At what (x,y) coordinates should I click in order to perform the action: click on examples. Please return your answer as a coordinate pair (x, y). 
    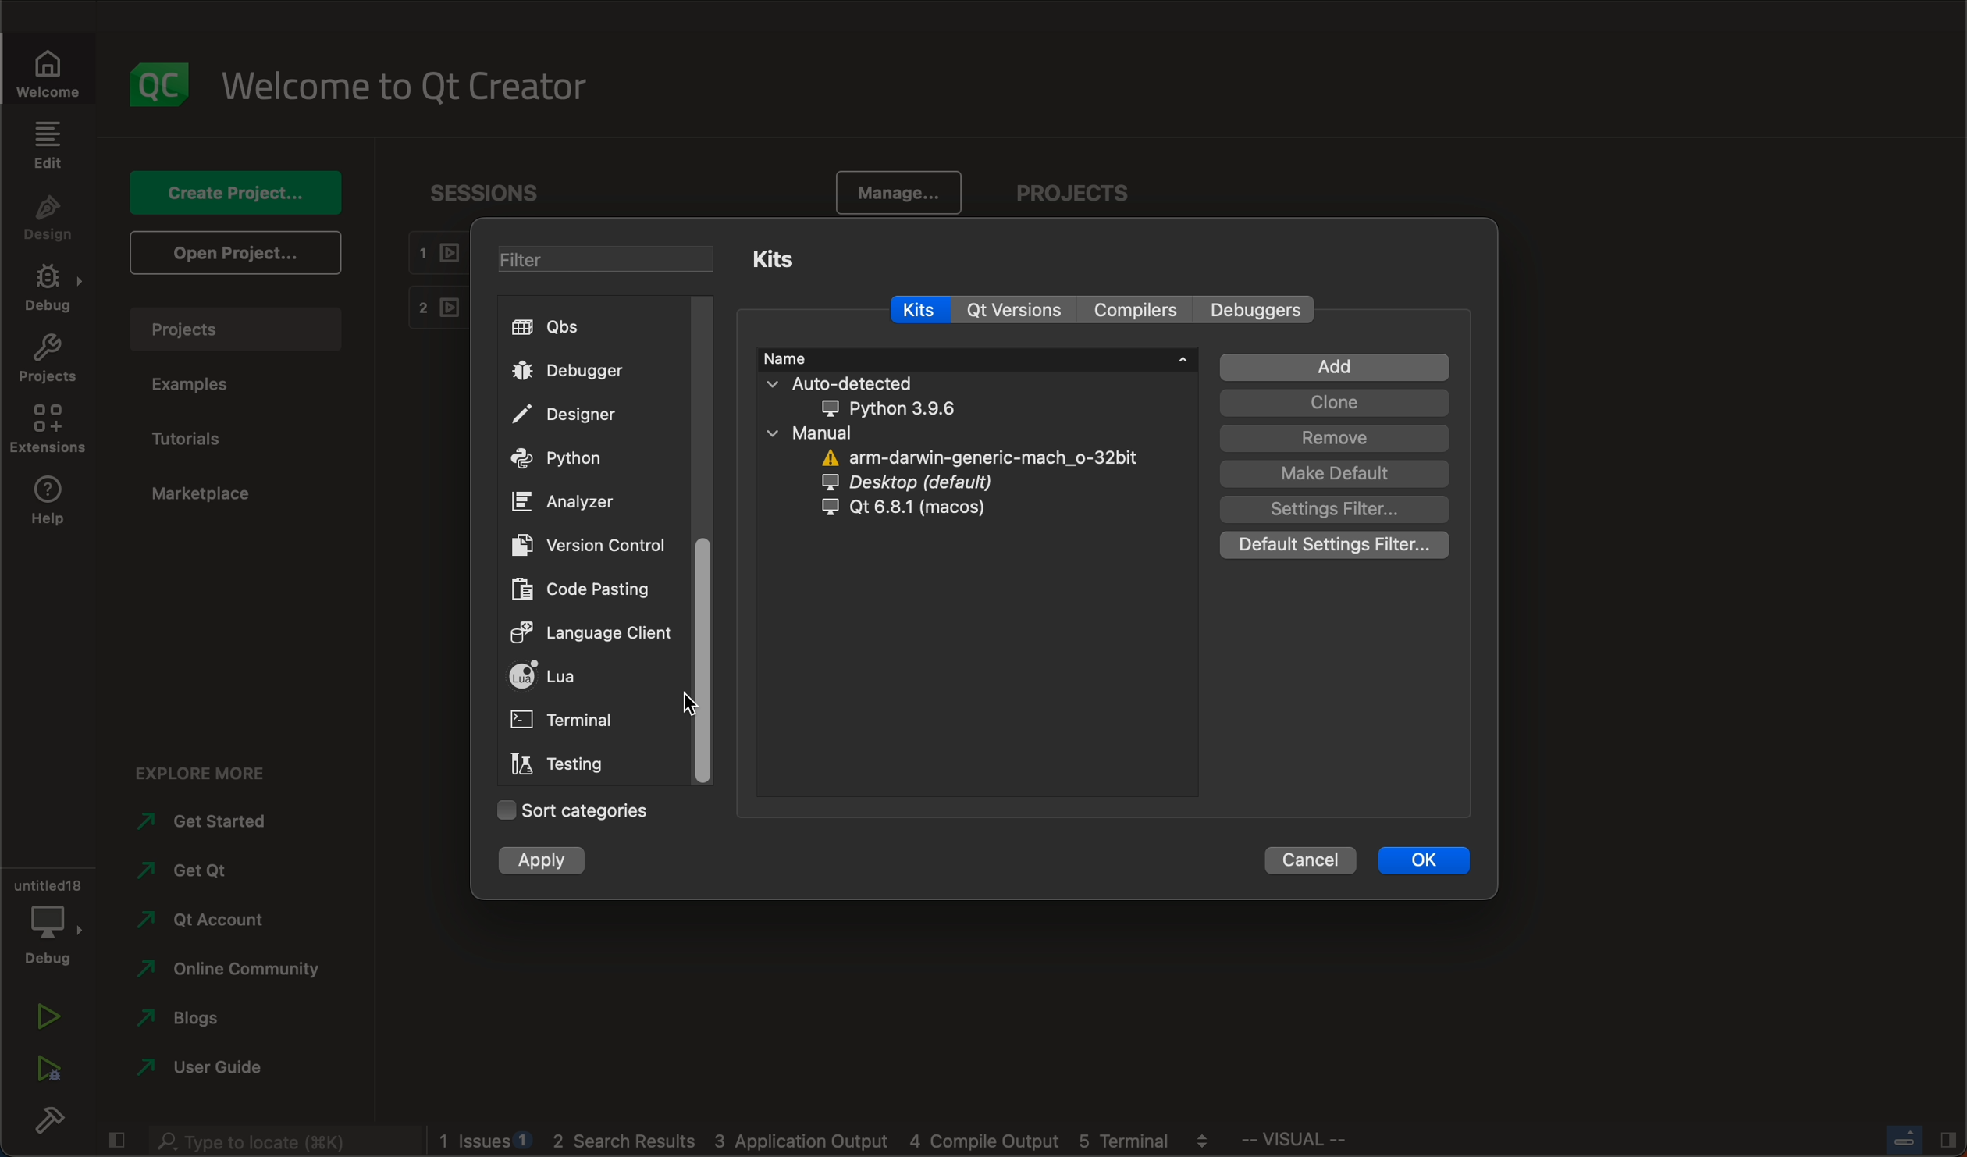
    Looking at the image, I should click on (206, 385).